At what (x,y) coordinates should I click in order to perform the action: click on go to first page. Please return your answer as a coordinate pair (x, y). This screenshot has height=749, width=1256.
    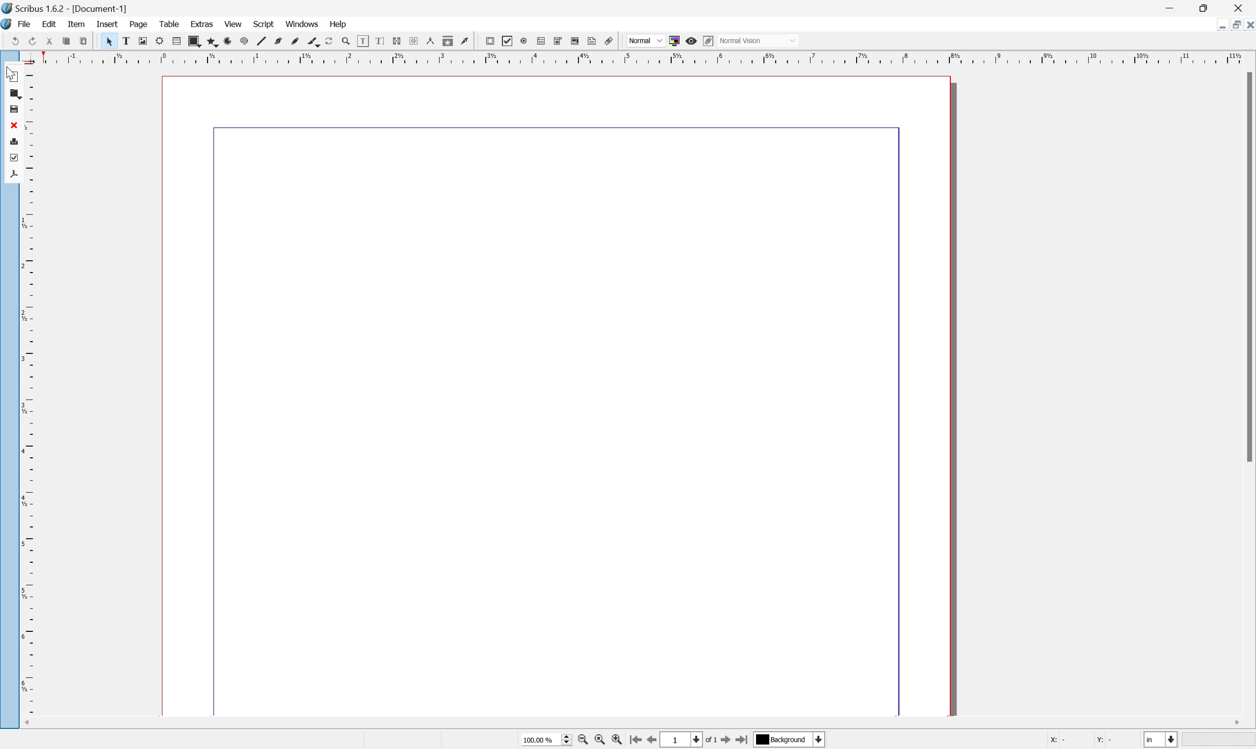
    Looking at the image, I should click on (634, 740).